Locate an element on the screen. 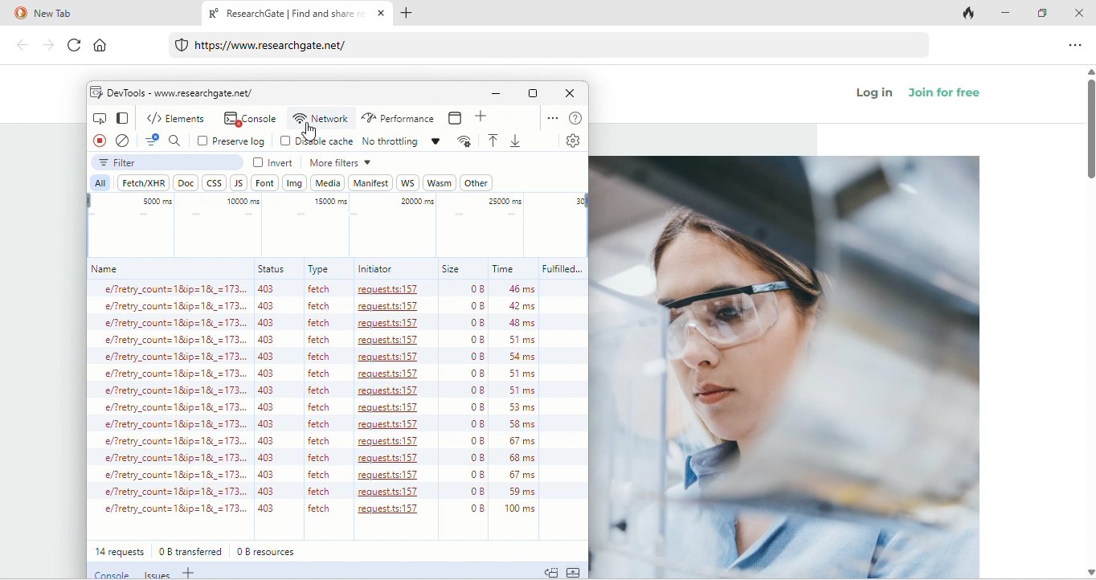  img is located at coordinates (295, 182).